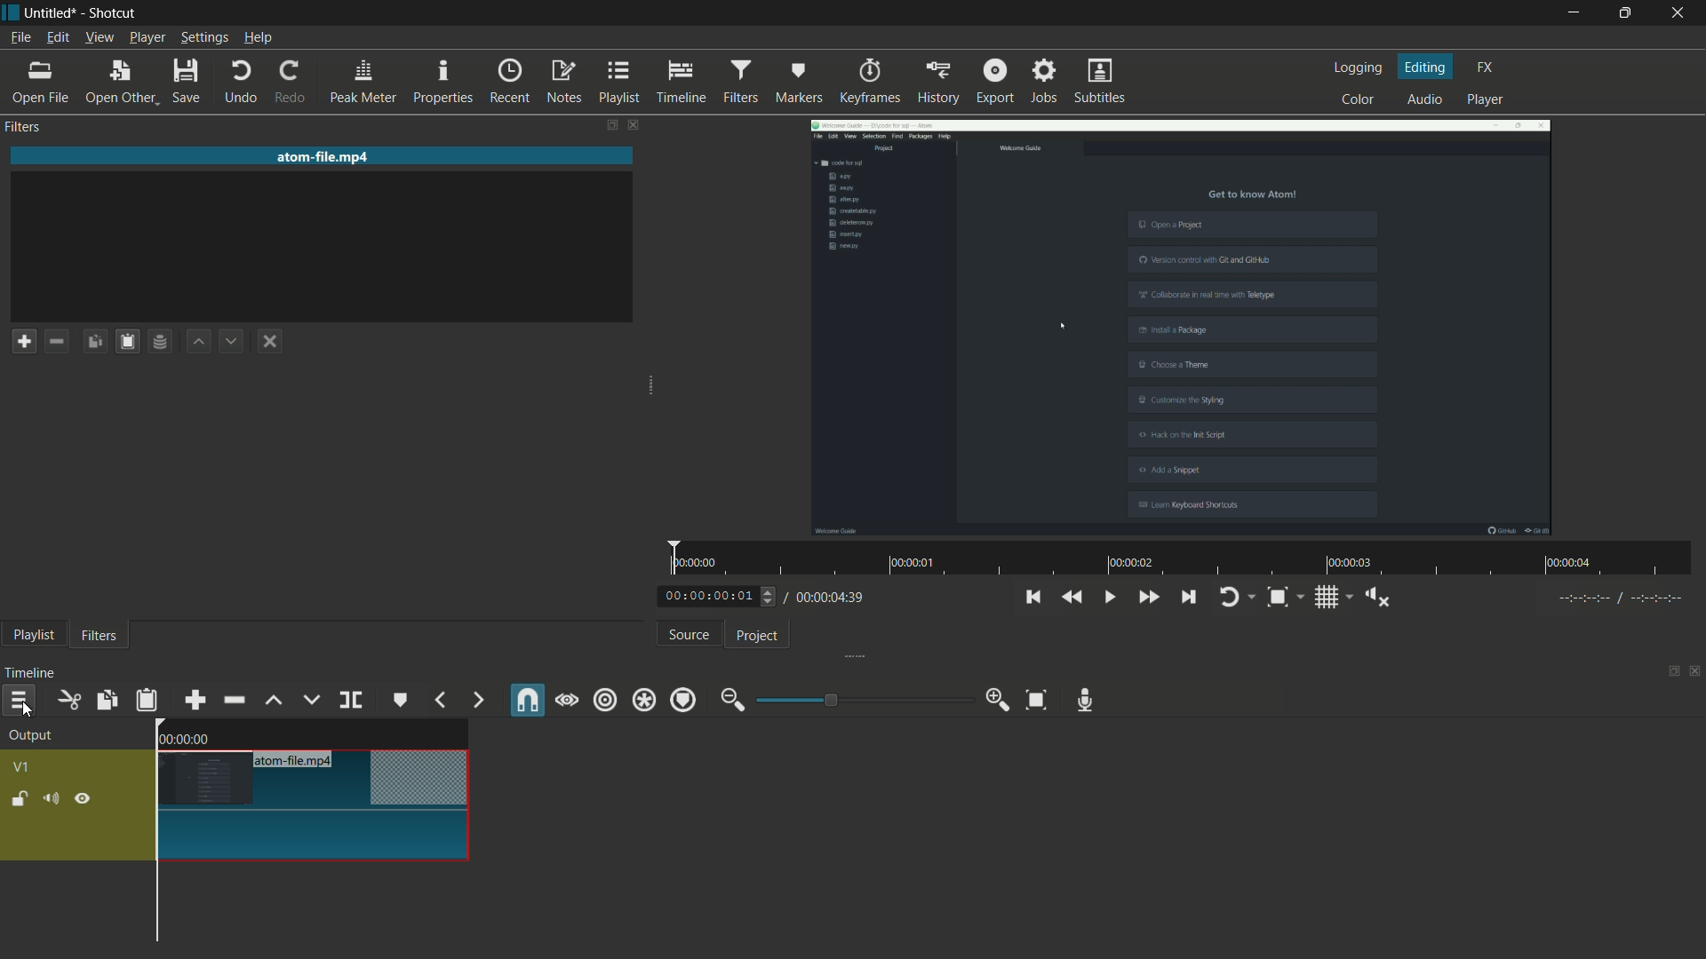 The image size is (1706, 959). Describe the element at coordinates (34, 712) in the screenshot. I see `cursor` at that location.